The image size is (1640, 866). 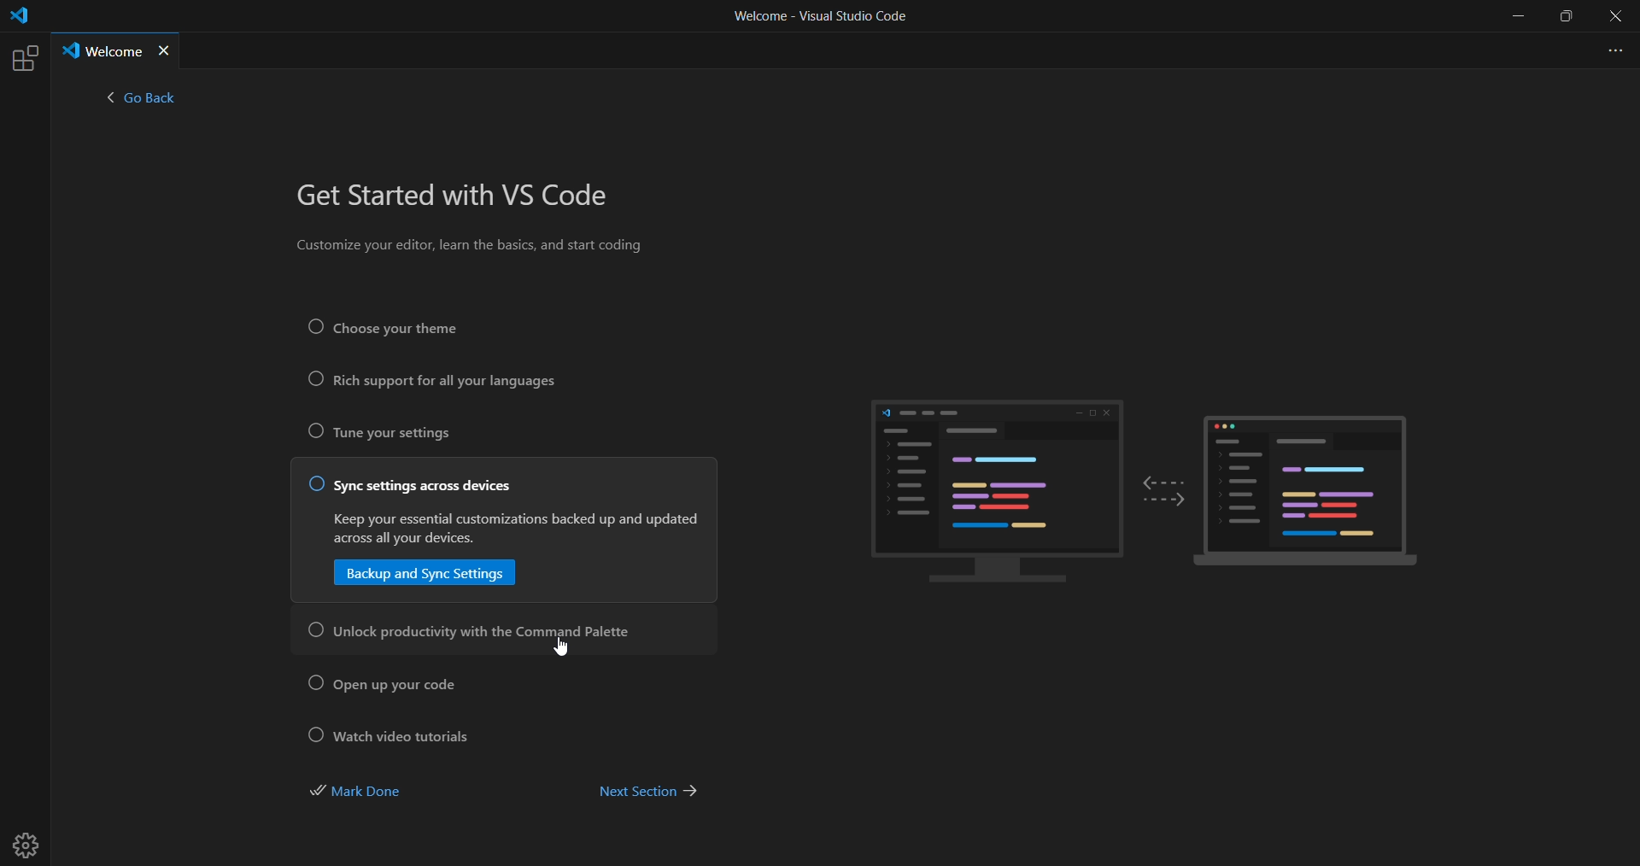 I want to click on < go back, so click(x=141, y=102).